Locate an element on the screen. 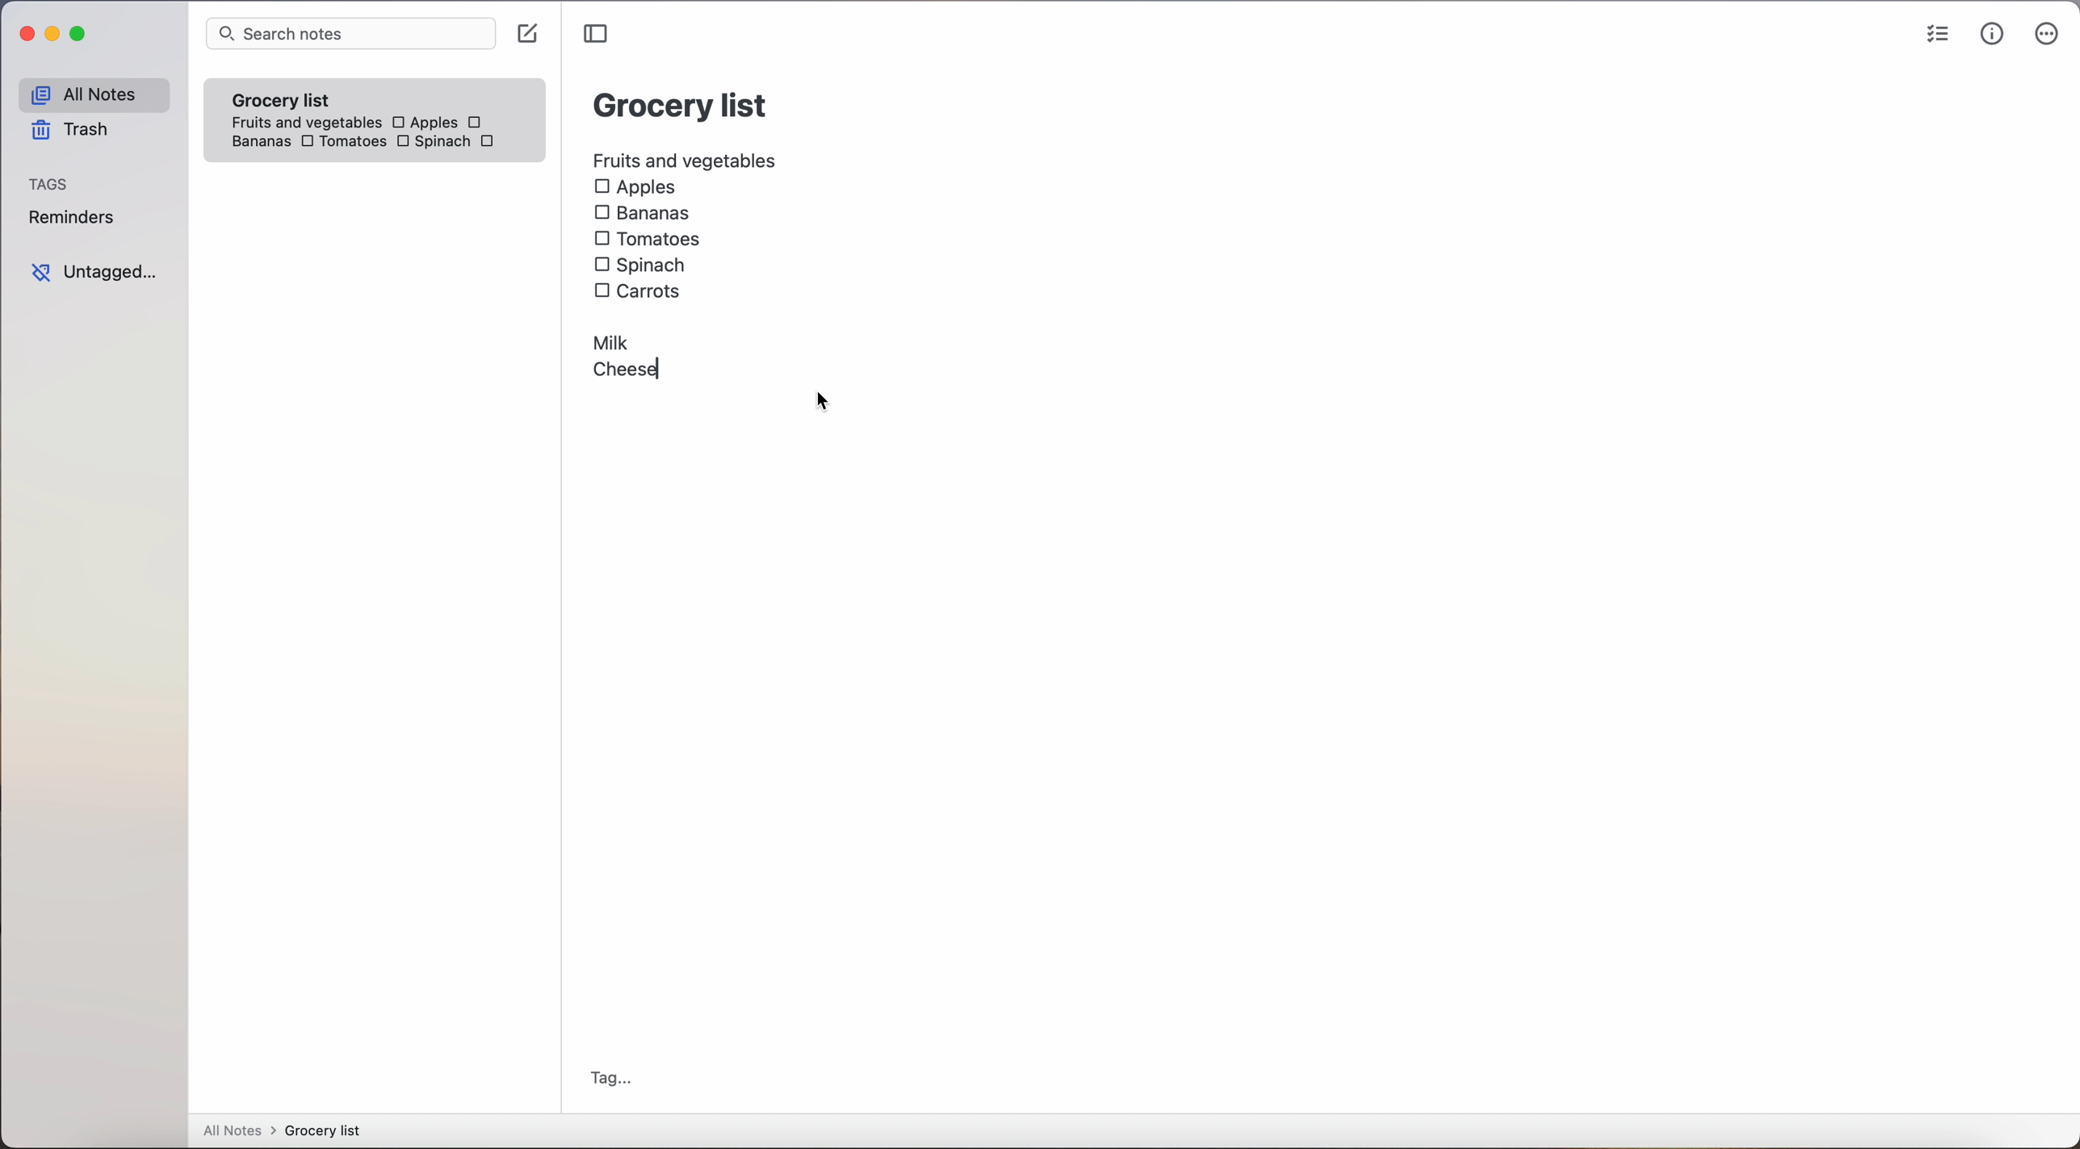 The height and width of the screenshot is (1149, 2080). toggle sidebar is located at coordinates (594, 34).